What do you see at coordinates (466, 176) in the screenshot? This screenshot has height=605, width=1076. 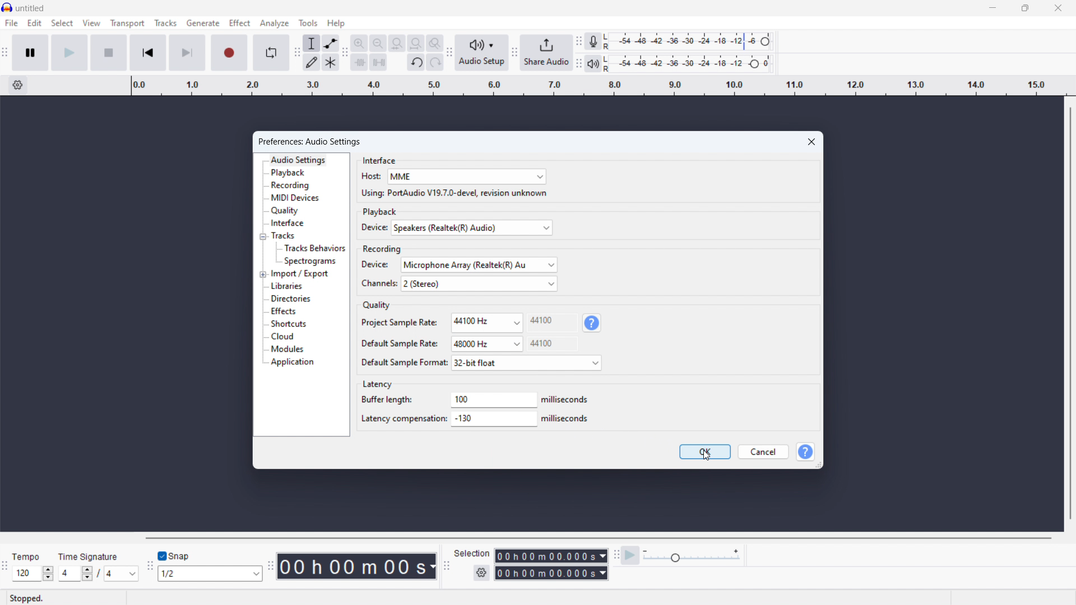 I see `interface host` at bounding box center [466, 176].